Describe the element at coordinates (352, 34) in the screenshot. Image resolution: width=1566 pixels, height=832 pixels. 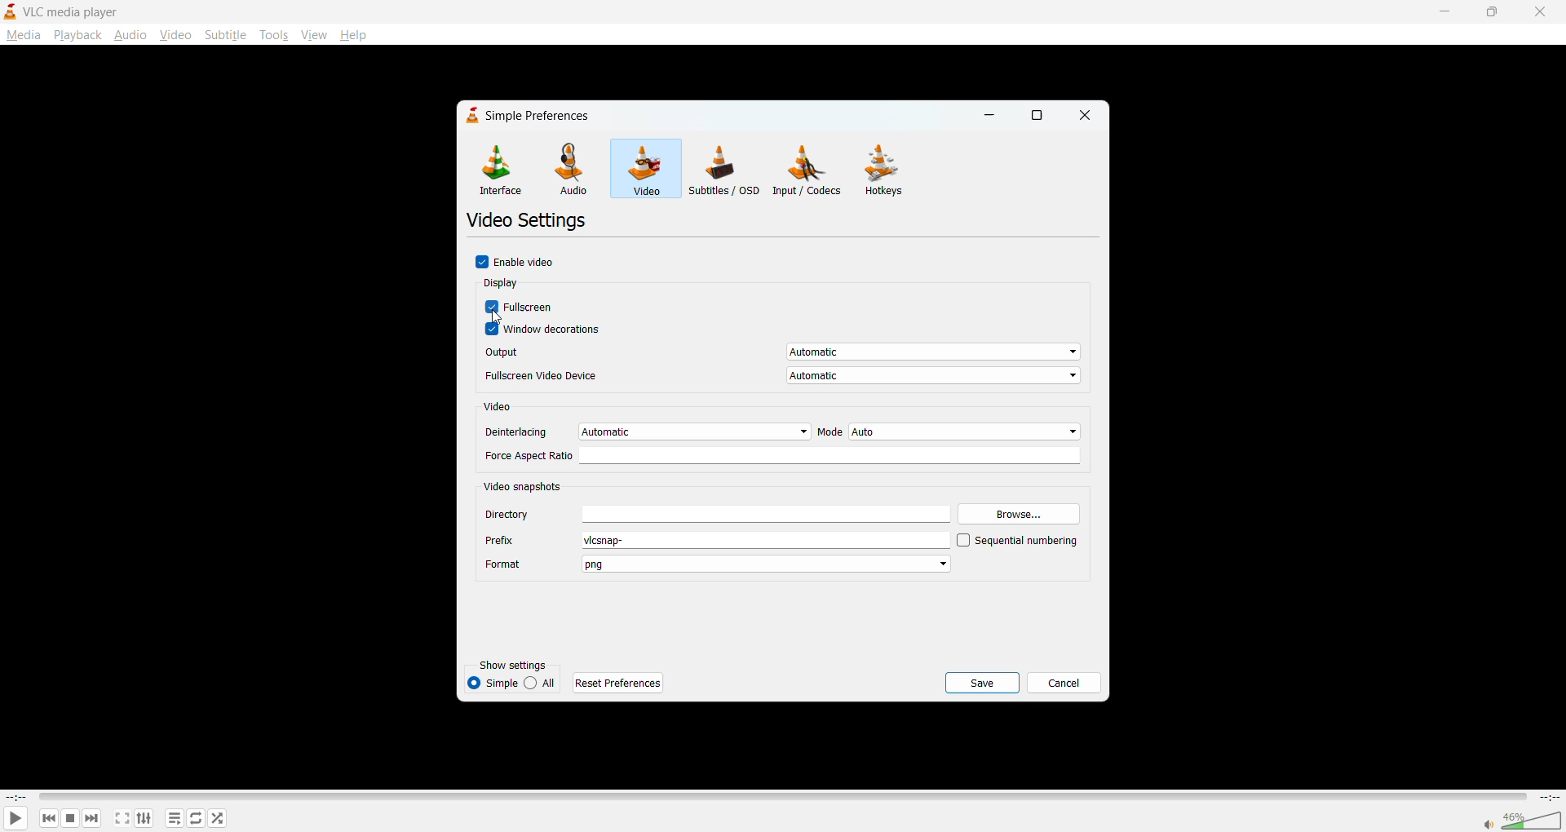
I see `help` at that location.